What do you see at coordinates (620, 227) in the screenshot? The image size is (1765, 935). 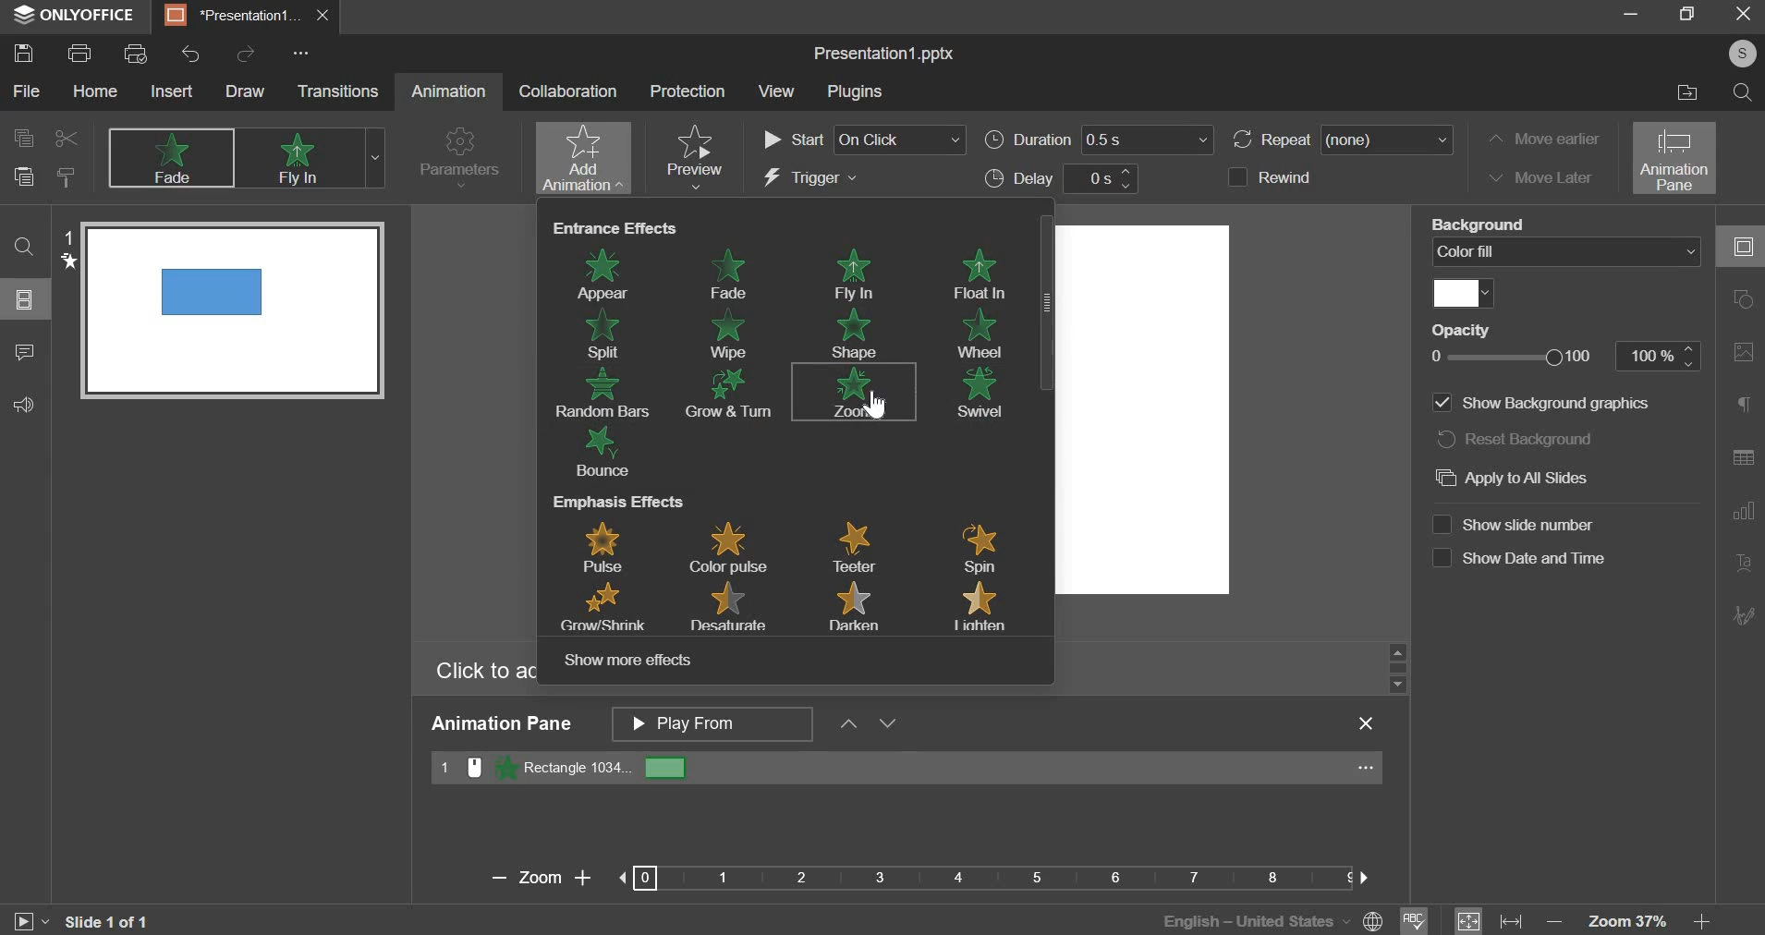 I see `entrance effects` at bounding box center [620, 227].